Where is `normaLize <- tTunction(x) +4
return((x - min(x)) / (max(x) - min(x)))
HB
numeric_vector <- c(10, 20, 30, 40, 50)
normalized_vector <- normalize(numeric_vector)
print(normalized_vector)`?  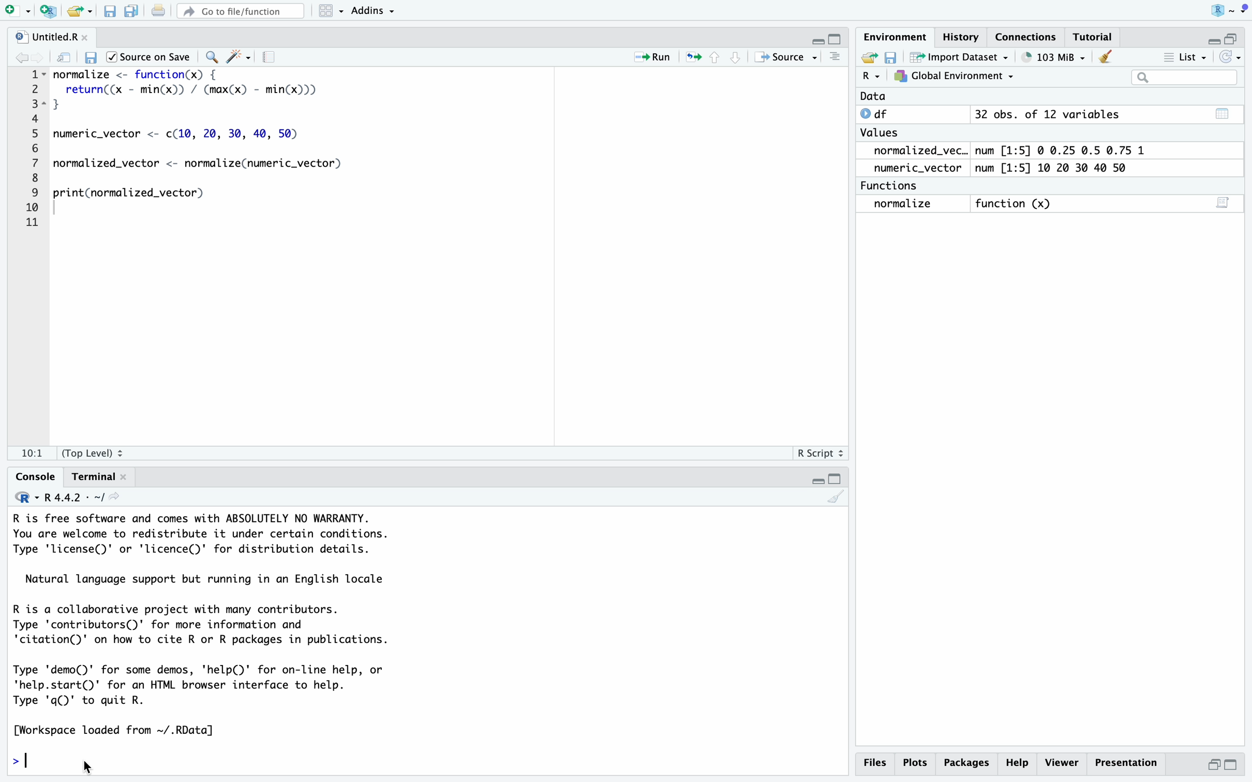
normaLize <- tTunction(x) +4
return((x - min(x)) / (max(x) - min(x)))
HB
numeric_vector <- c(10, 20, 30, 40, 50)
normalized_vector <- normalize(numeric_vector)
print(normalized_vector) is located at coordinates (217, 153).